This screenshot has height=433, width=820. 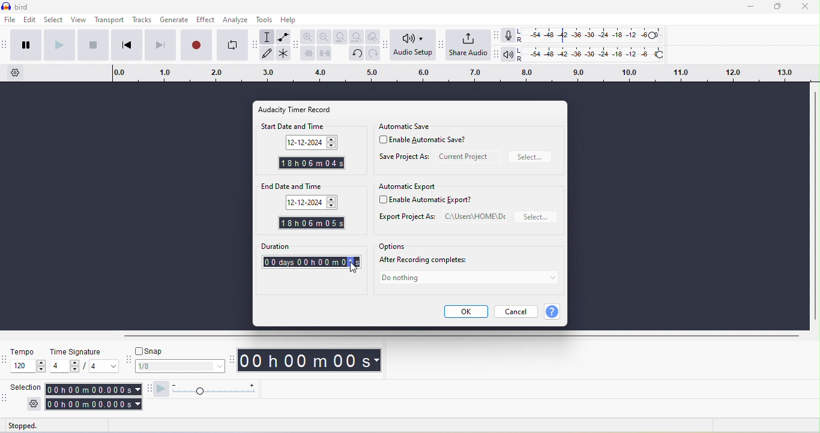 What do you see at coordinates (232, 359) in the screenshot?
I see `audacity time toolbar` at bounding box center [232, 359].